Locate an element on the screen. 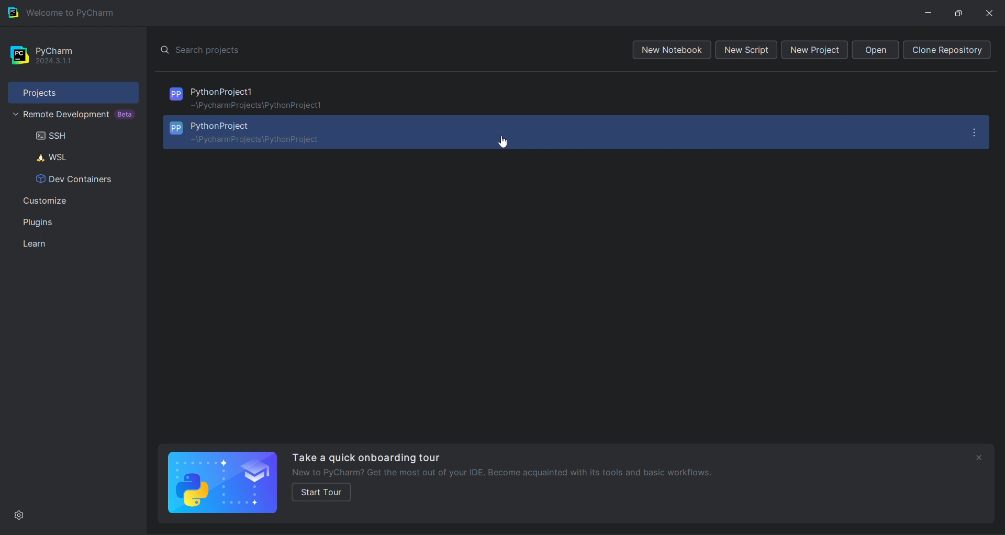  image is located at coordinates (223, 482).